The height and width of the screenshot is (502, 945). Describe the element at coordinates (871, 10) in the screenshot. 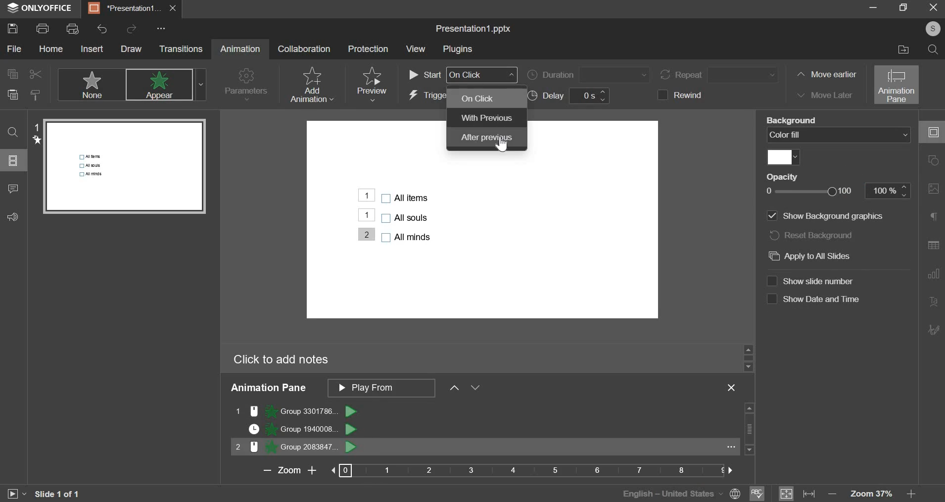

I see `minimize` at that location.